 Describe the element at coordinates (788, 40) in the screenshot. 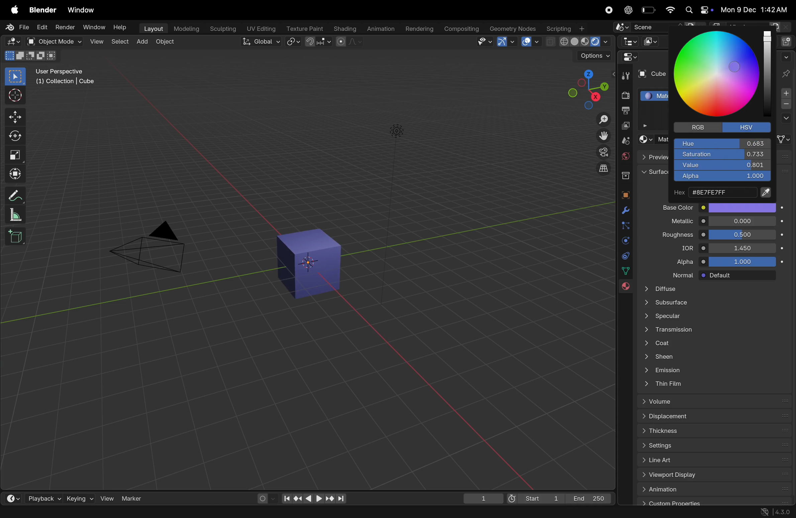

I see `new collection` at that location.